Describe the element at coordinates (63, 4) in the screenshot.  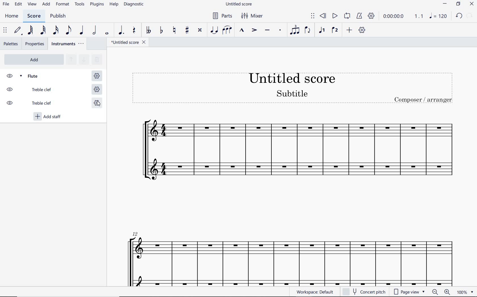
I see `FORMAT` at that location.